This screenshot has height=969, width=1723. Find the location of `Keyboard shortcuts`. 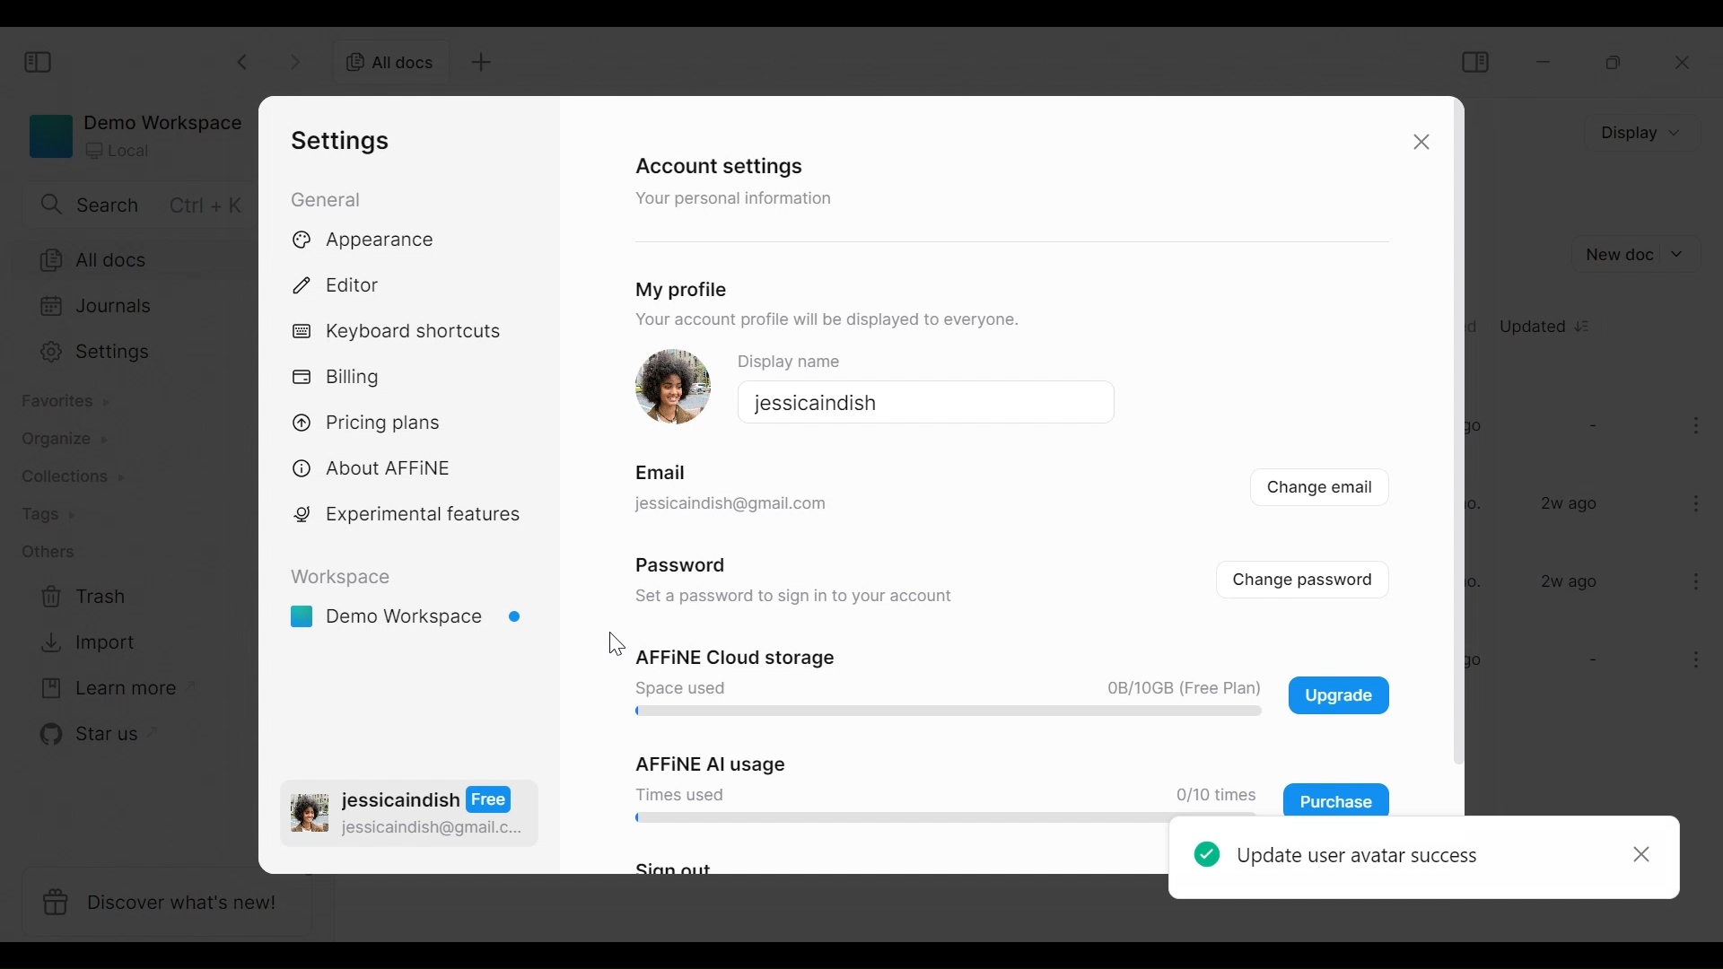

Keyboard shortcuts is located at coordinates (398, 332).